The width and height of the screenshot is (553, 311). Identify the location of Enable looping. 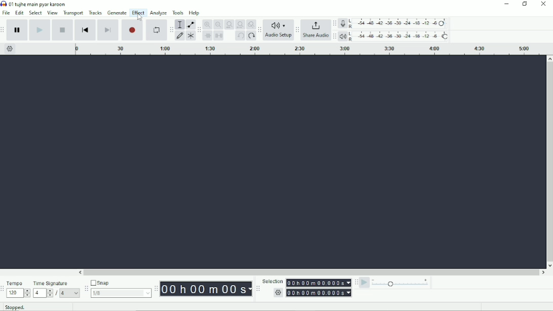
(156, 30).